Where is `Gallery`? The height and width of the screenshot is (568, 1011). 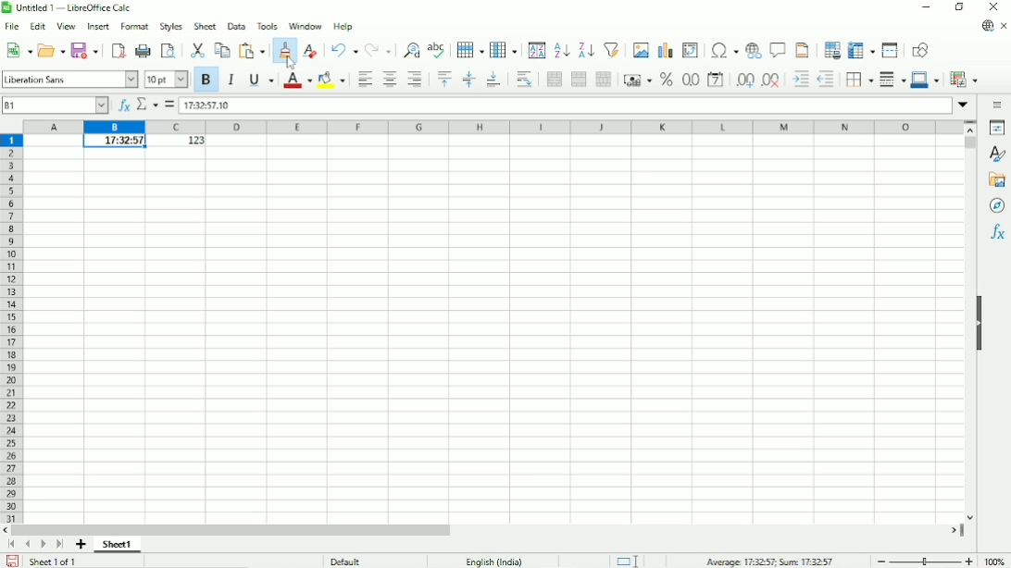 Gallery is located at coordinates (995, 180).